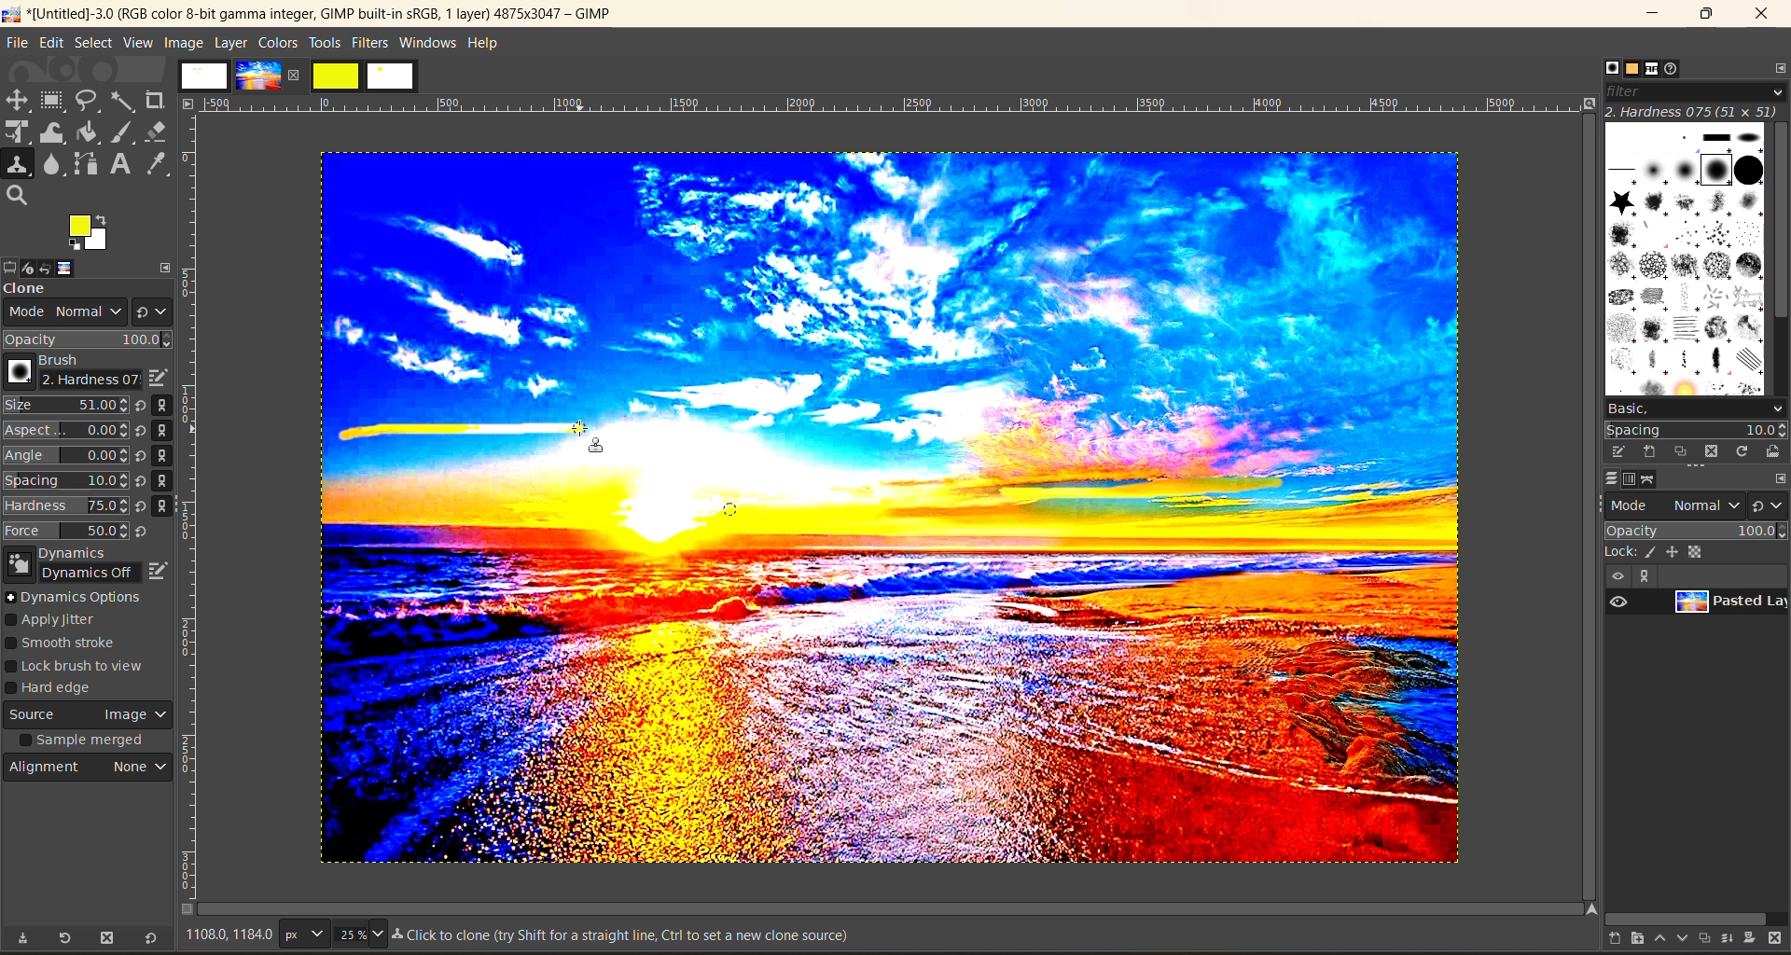 The image size is (1791, 955). What do you see at coordinates (65, 937) in the screenshot?
I see `reset tool preset` at bounding box center [65, 937].